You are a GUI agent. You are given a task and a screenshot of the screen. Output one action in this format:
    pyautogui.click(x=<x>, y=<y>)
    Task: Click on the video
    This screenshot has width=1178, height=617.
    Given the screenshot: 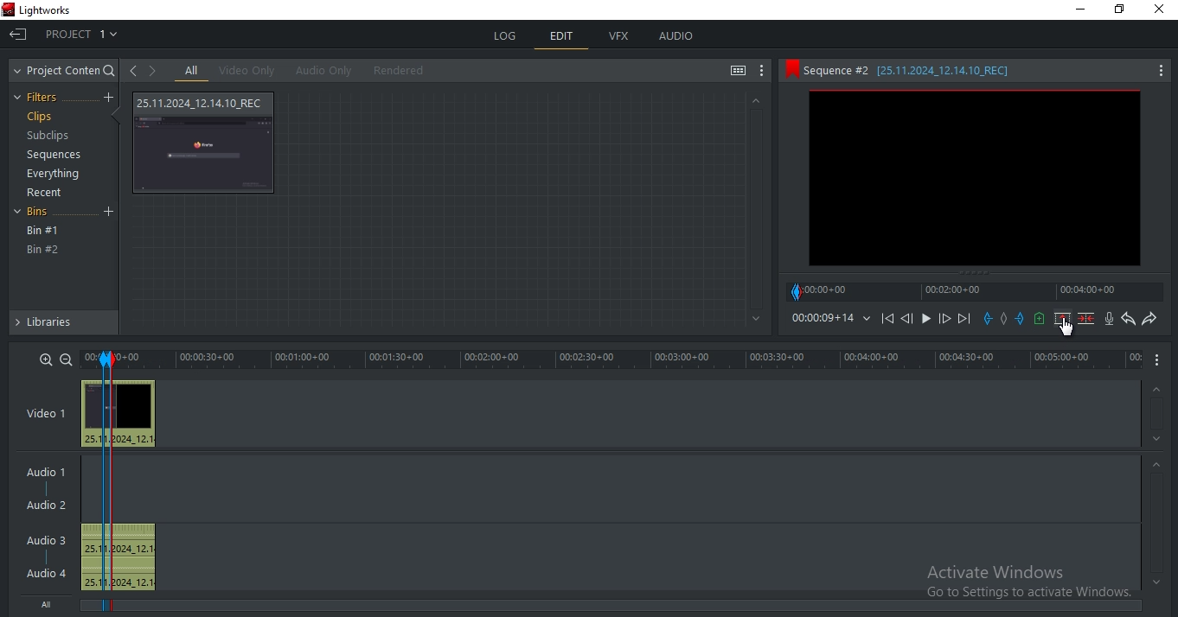 What is the action you would take?
    pyautogui.click(x=119, y=414)
    